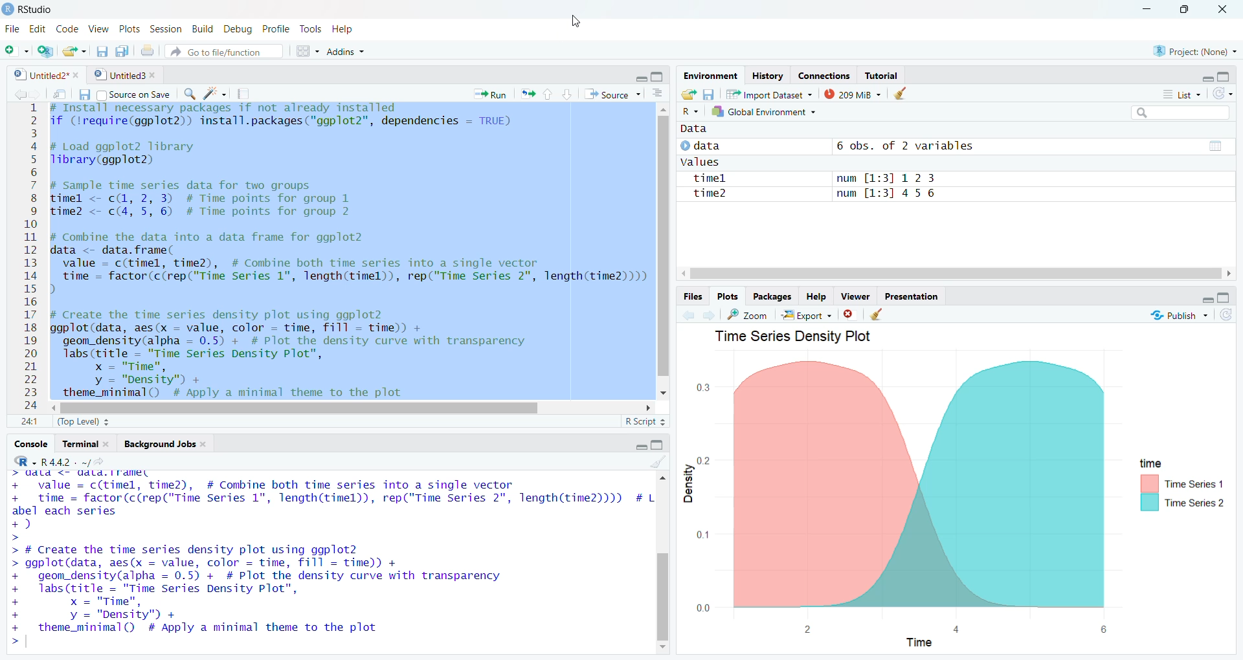  What do you see at coordinates (215, 93) in the screenshot?
I see `Code Tools` at bounding box center [215, 93].